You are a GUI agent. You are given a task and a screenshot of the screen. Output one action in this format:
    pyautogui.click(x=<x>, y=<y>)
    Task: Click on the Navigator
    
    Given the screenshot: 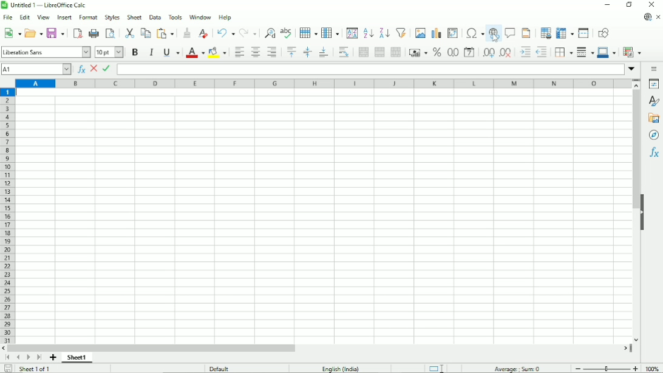 What is the action you would take?
    pyautogui.click(x=654, y=135)
    